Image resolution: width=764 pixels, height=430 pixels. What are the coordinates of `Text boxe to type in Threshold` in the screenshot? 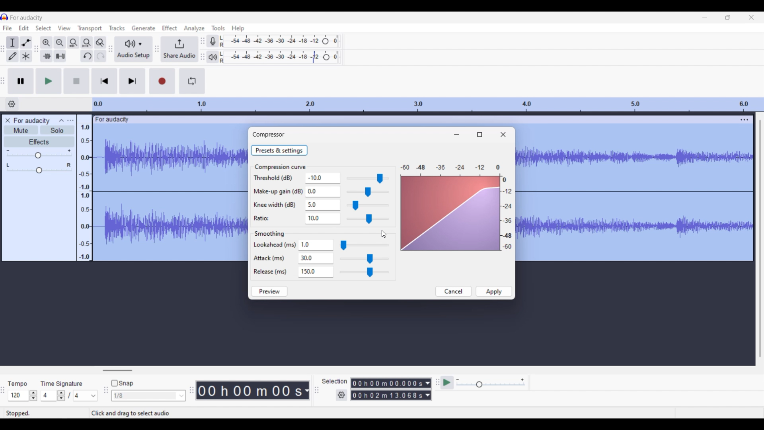 It's located at (320, 178).